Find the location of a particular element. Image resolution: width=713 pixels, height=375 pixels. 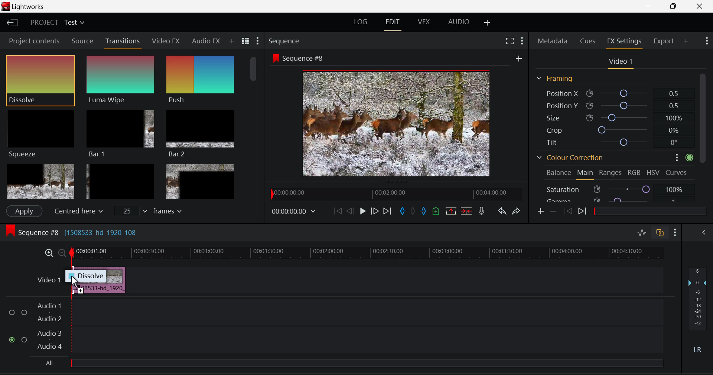

Scroll Bar is located at coordinates (254, 116).